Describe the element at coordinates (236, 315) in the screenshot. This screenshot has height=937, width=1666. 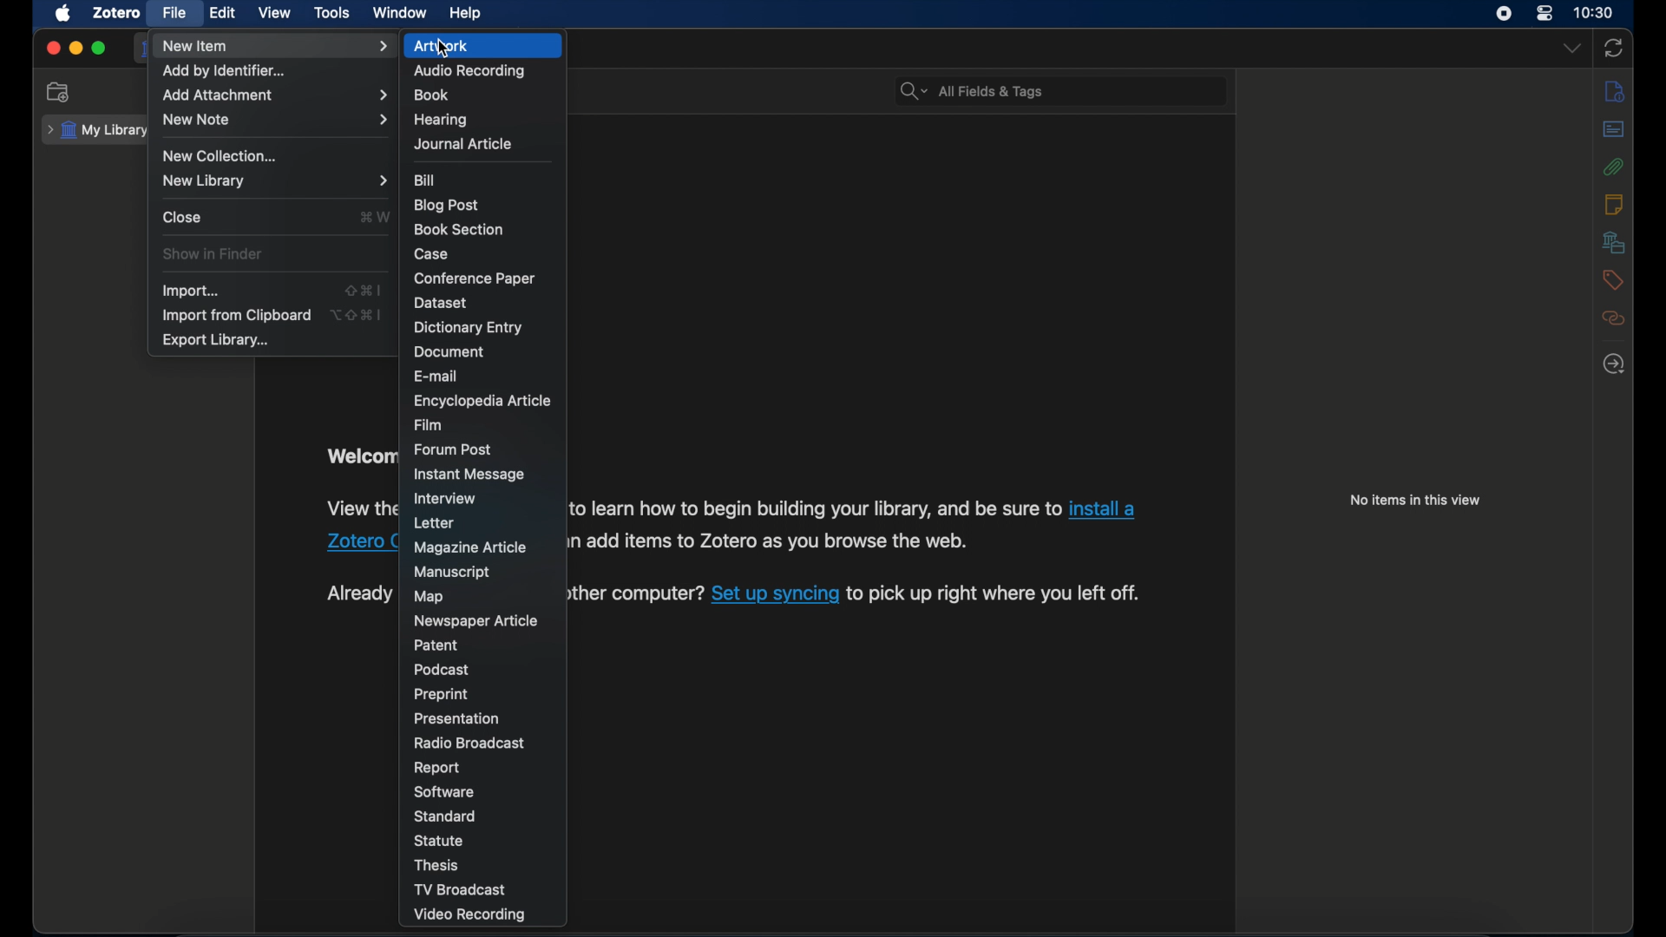
I see `import from clipboard` at that location.